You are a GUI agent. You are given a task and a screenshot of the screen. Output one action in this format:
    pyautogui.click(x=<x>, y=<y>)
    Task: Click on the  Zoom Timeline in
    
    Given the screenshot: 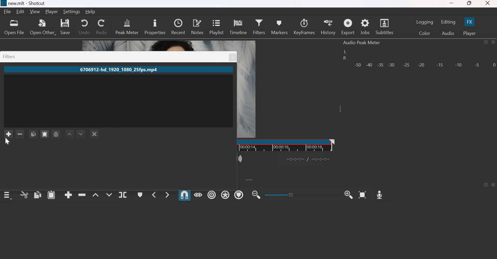 What is the action you would take?
    pyautogui.click(x=348, y=194)
    